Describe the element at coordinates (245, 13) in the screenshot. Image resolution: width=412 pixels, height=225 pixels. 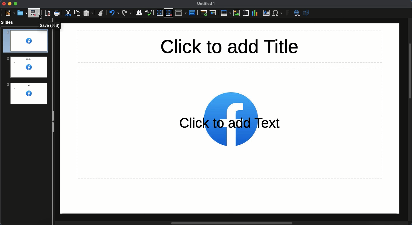
I see `Audio or video` at that location.